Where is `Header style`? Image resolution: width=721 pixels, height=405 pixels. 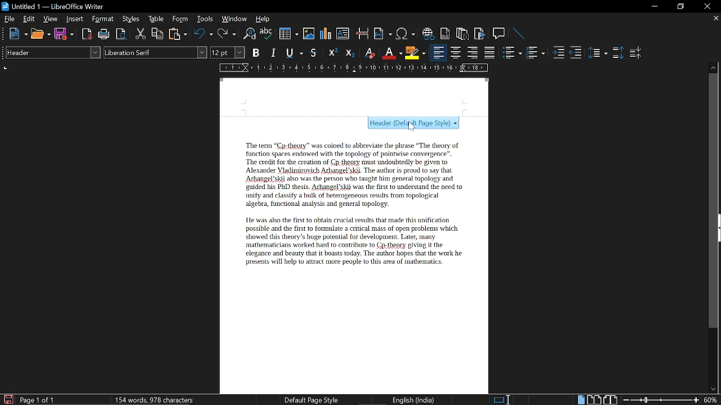 Header style is located at coordinates (411, 124).